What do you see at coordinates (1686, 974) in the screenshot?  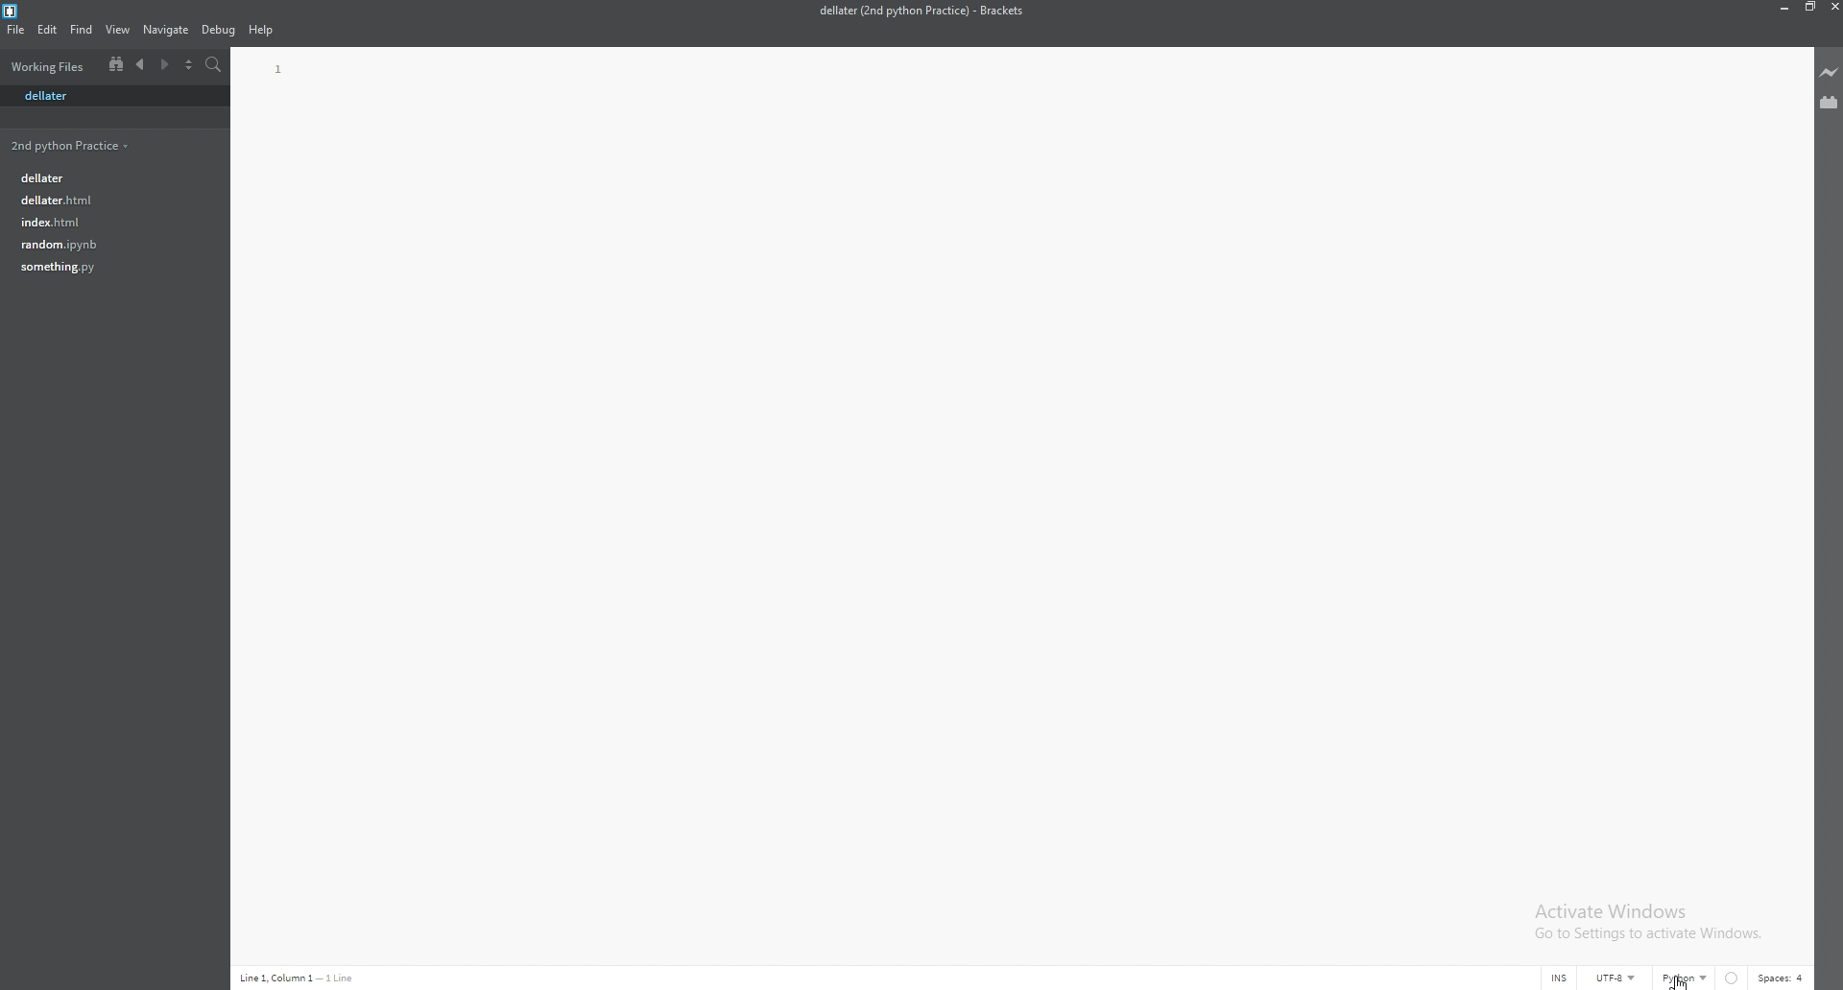 I see `CURSOR` at bounding box center [1686, 974].